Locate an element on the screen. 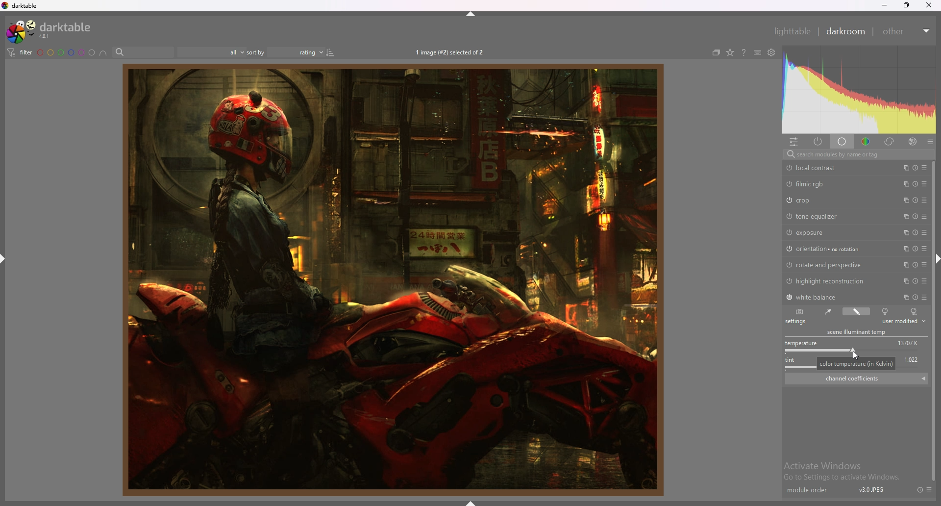  multiple instances action is located at coordinates (904, 216).